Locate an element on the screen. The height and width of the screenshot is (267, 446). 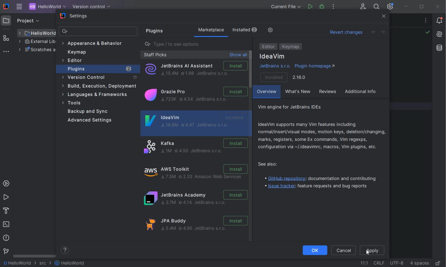
minimize is located at coordinates (406, 7).